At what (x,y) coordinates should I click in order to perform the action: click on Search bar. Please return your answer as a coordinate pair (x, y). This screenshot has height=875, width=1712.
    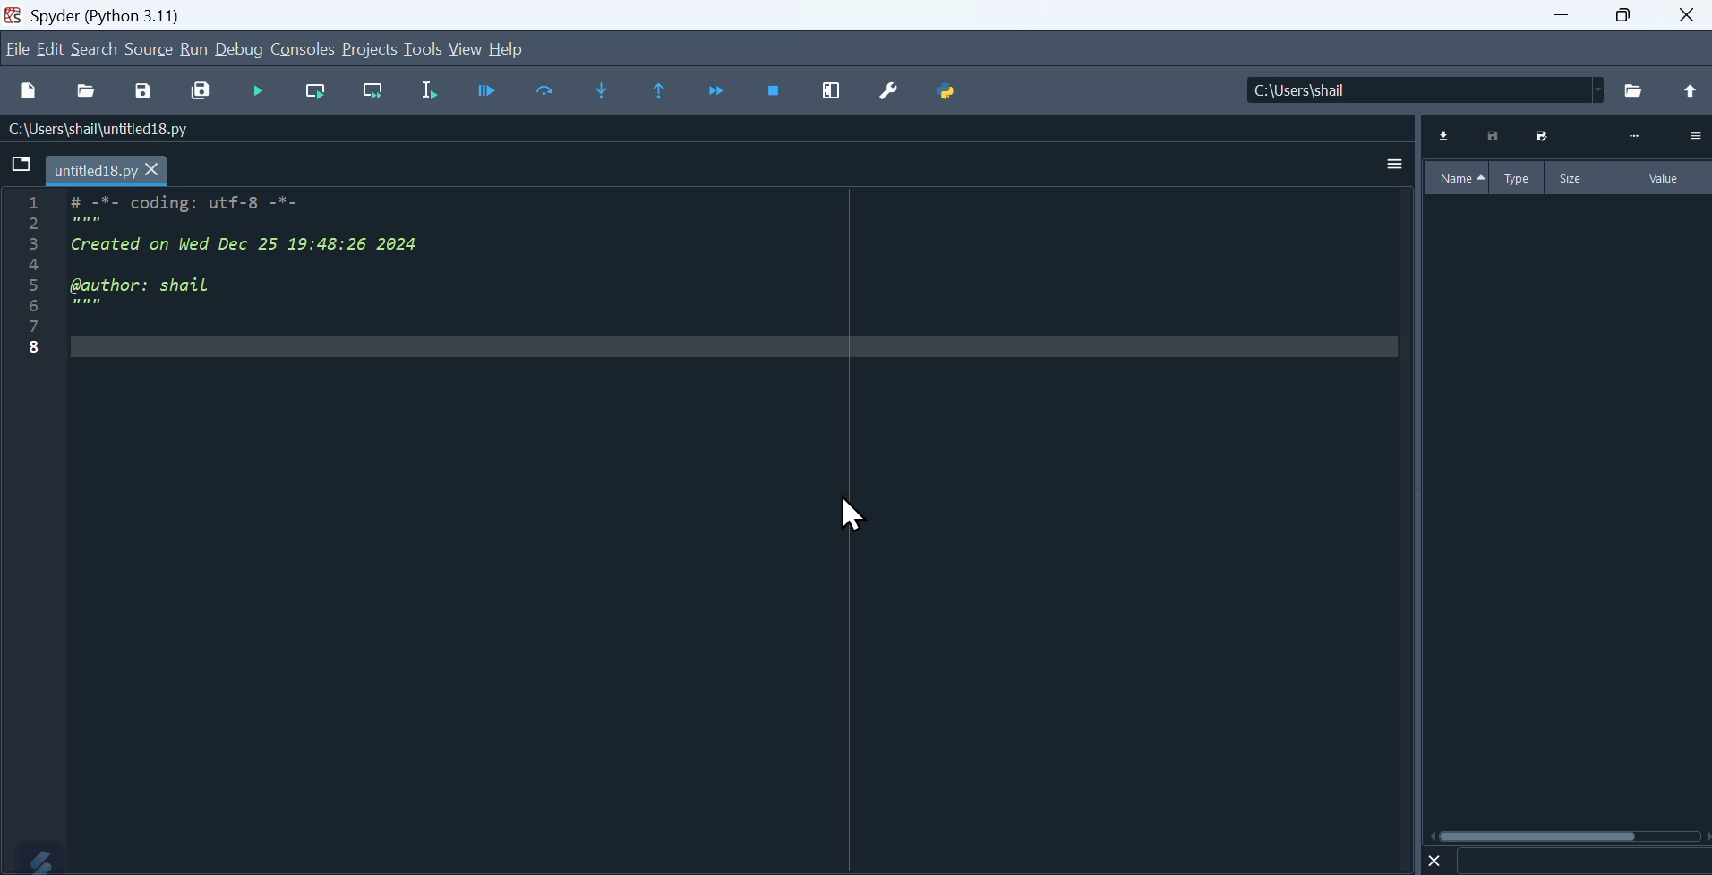
    Looking at the image, I should click on (1582, 862).